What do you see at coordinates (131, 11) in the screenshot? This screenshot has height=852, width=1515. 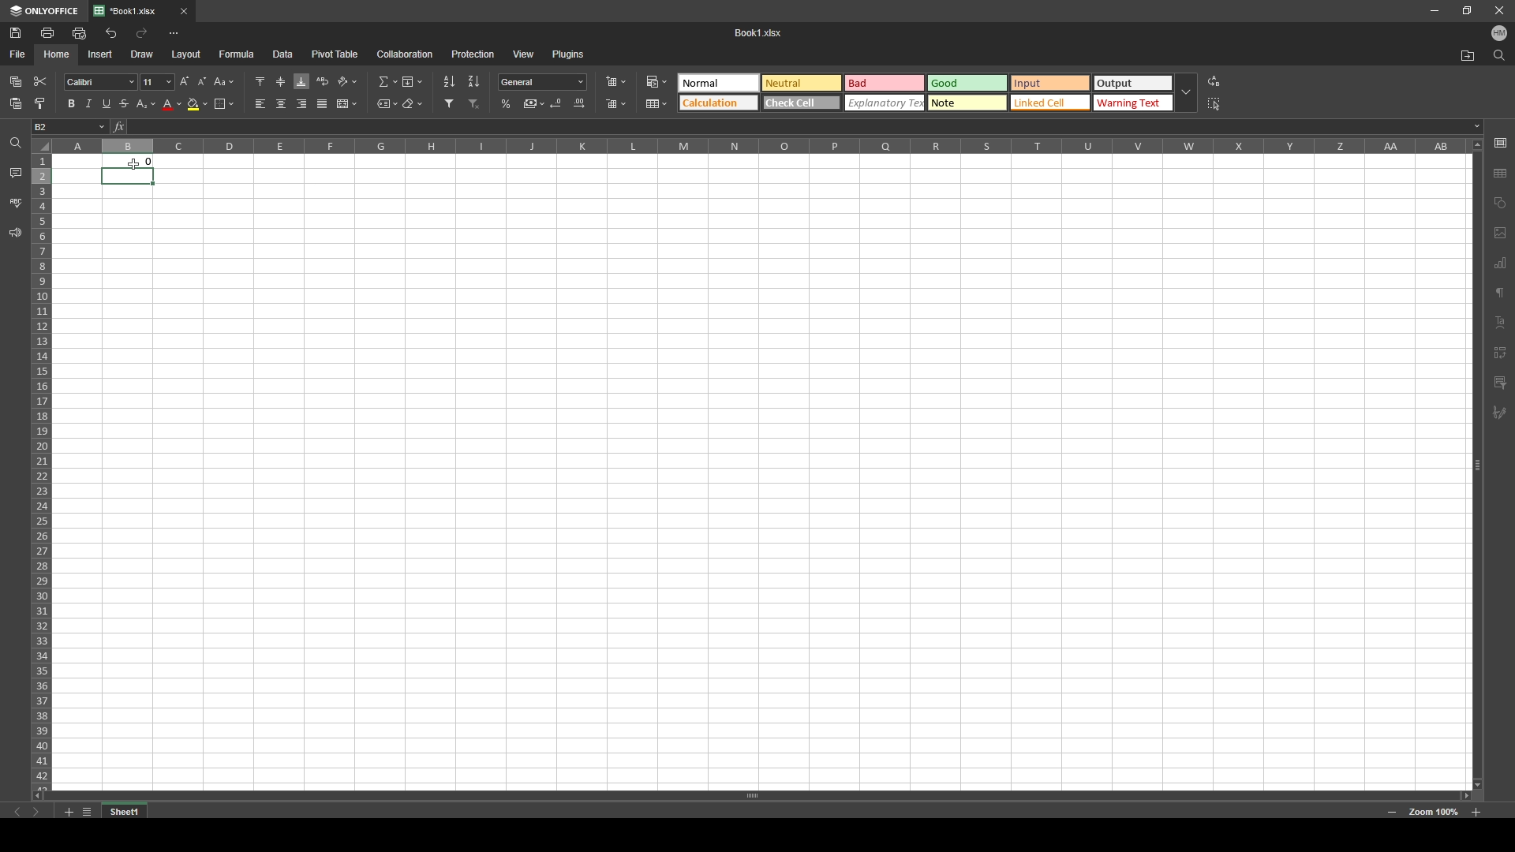 I see `tab 1` at bounding box center [131, 11].